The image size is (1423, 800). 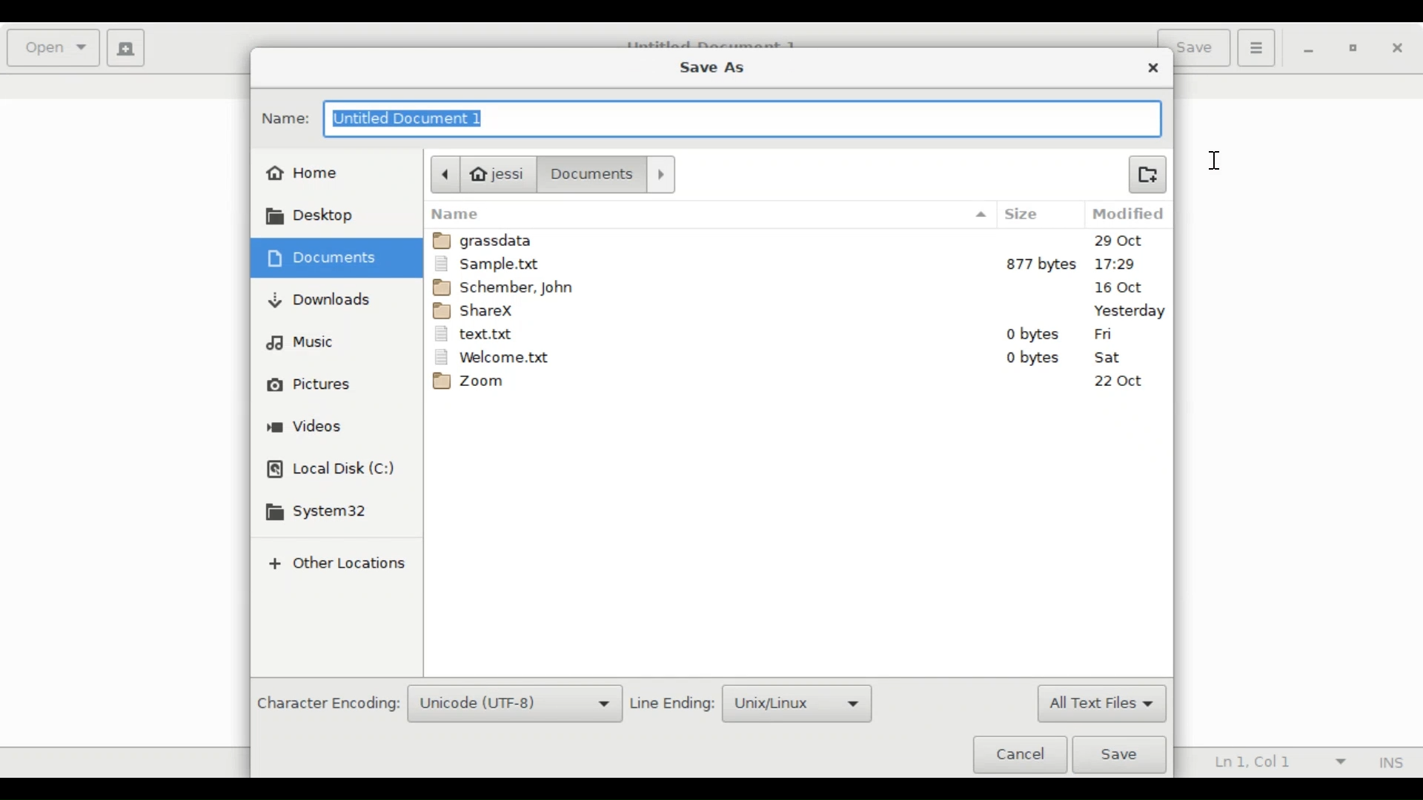 I want to click on Line Ending, so click(x=673, y=704).